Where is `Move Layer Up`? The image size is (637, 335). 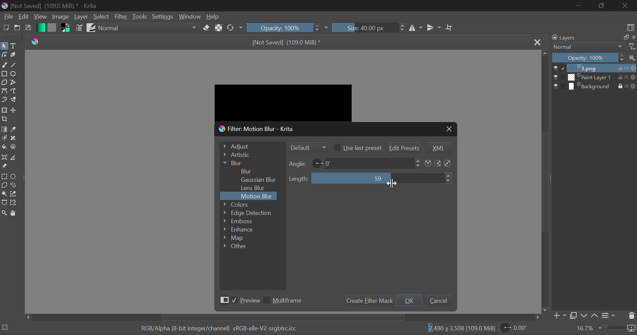 Move Layer Up is located at coordinates (595, 314).